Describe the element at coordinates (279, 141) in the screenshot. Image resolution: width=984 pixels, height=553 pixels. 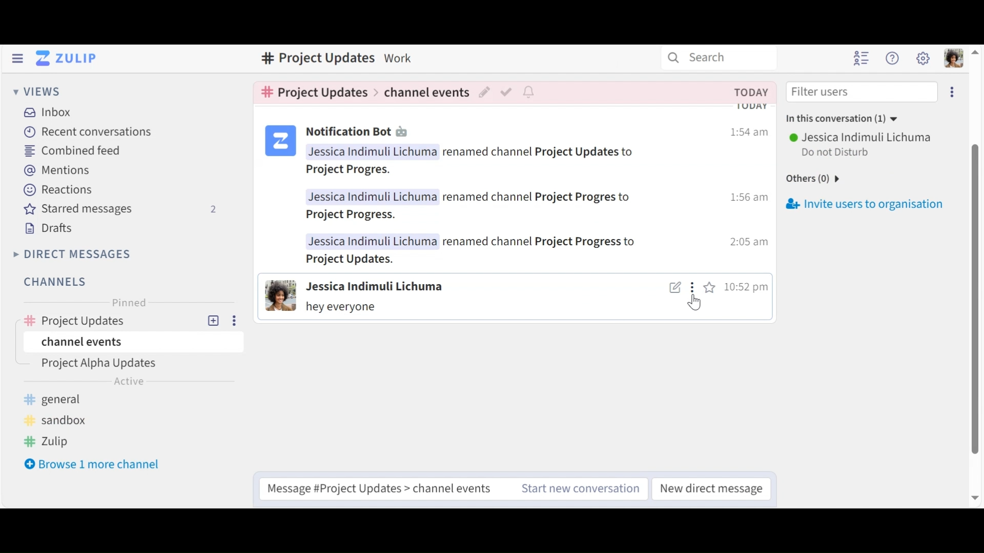
I see `user card` at that location.